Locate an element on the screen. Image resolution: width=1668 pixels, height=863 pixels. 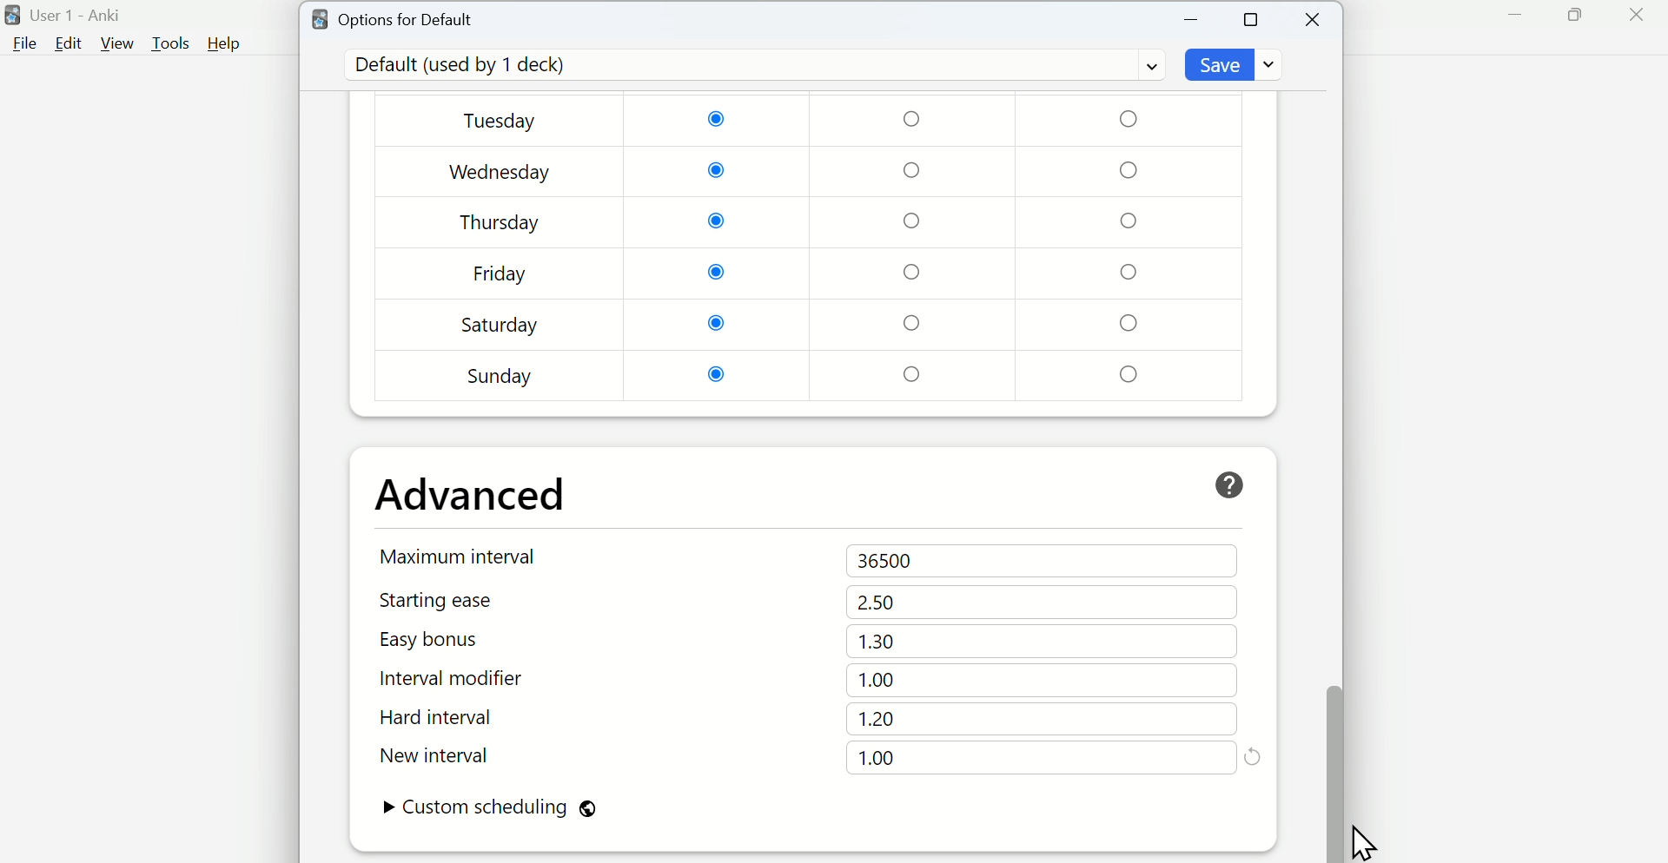
Hard interval is located at coordinates (458, 720).